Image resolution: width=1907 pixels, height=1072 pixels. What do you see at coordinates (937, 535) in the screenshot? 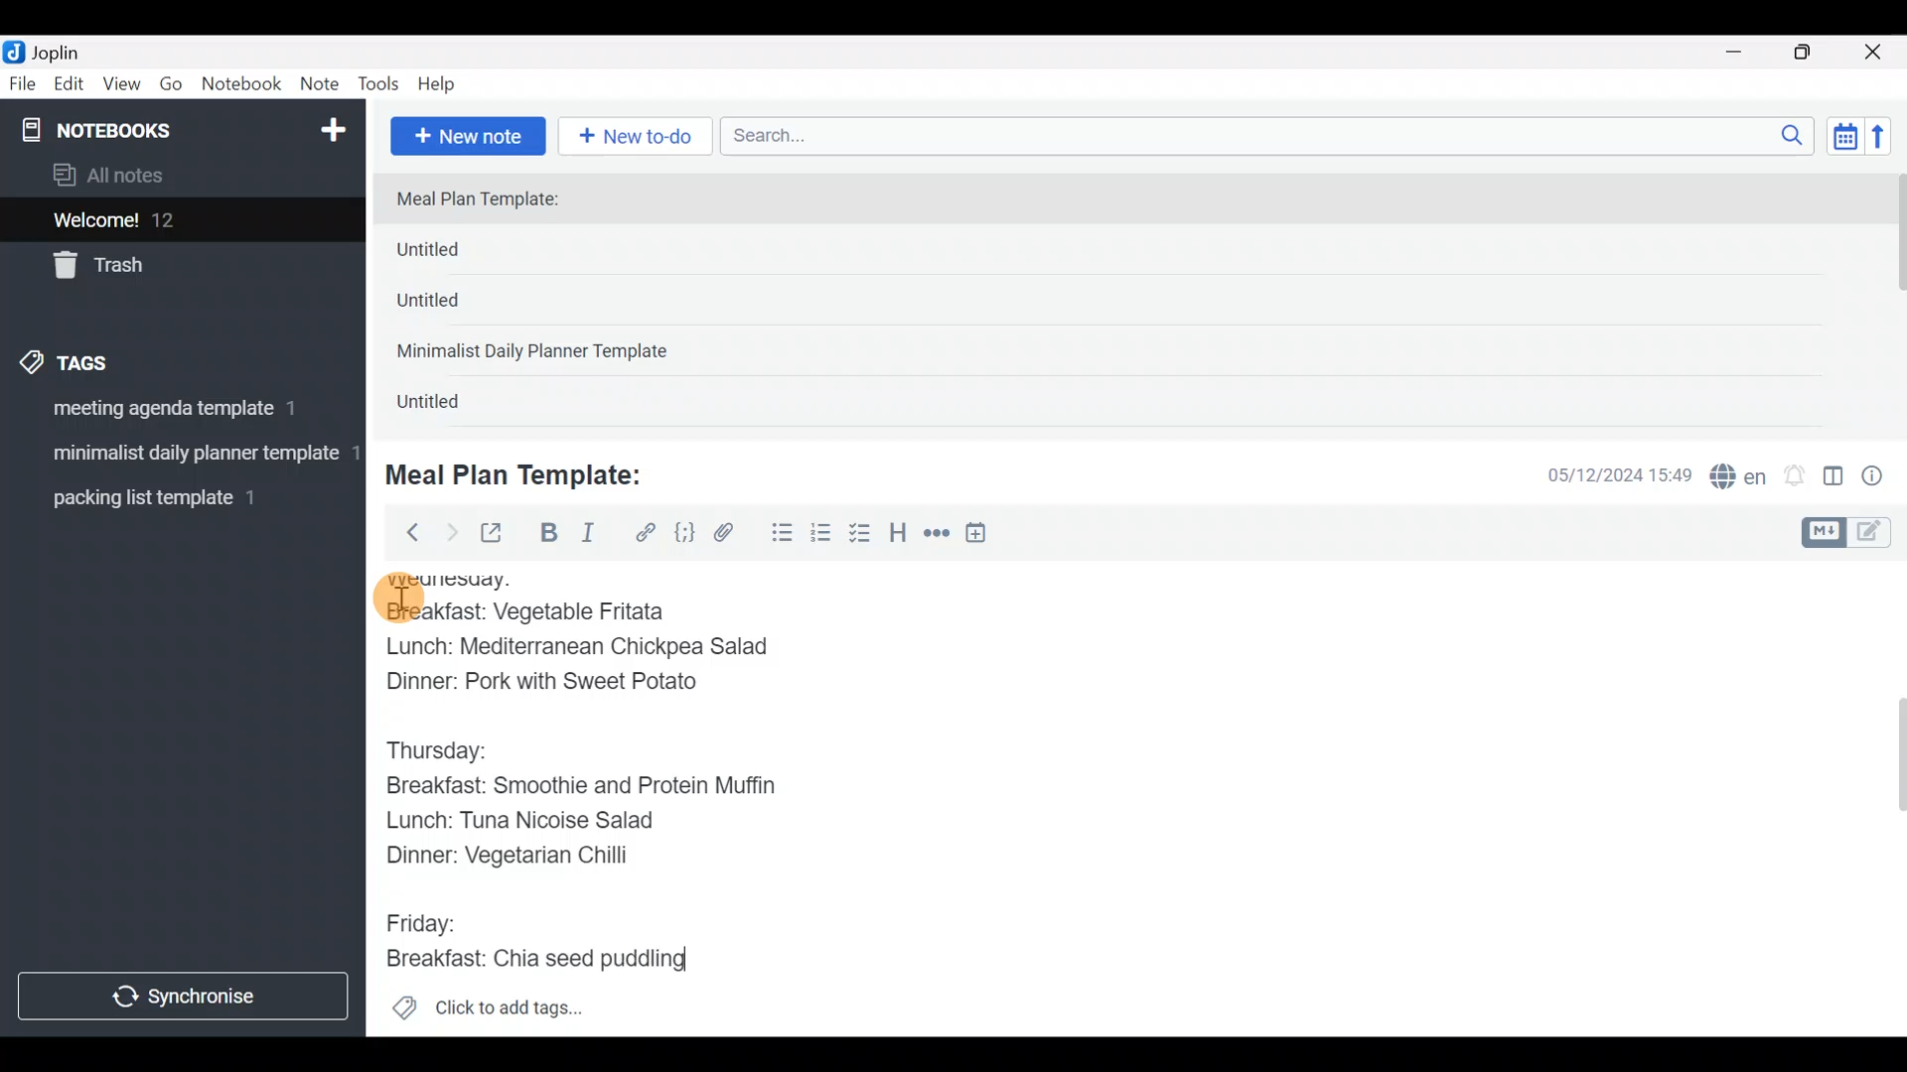
I see `Horizontal rule` at bounding box center [937, 535].